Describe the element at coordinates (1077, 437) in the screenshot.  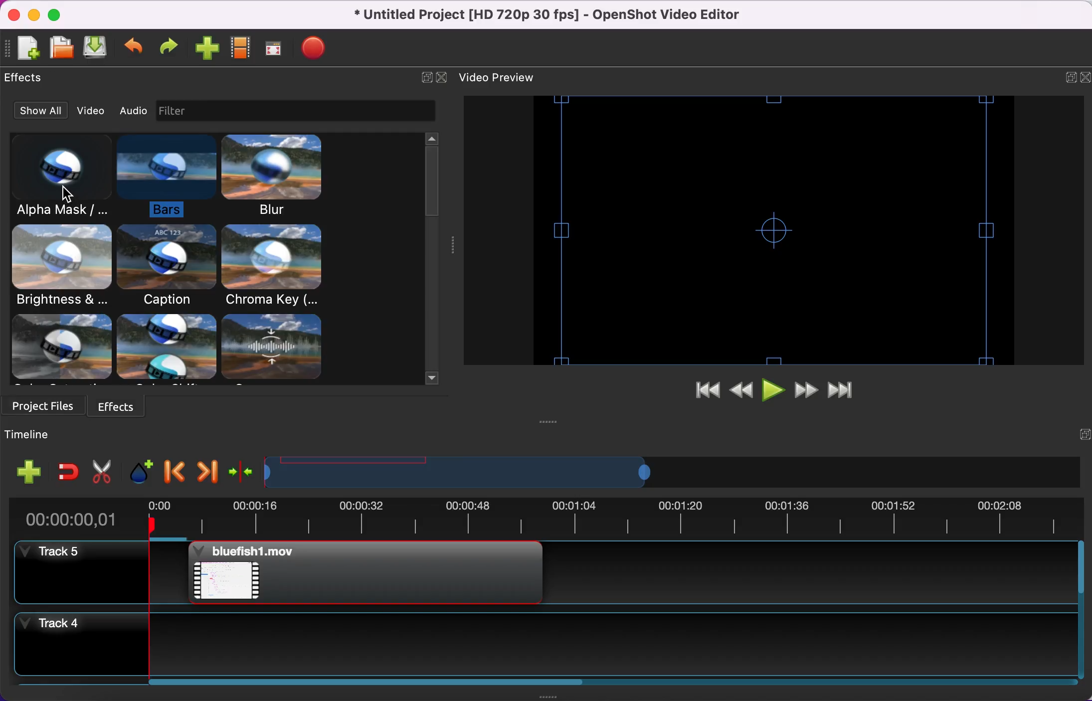
I see `expand/hide` at that location.